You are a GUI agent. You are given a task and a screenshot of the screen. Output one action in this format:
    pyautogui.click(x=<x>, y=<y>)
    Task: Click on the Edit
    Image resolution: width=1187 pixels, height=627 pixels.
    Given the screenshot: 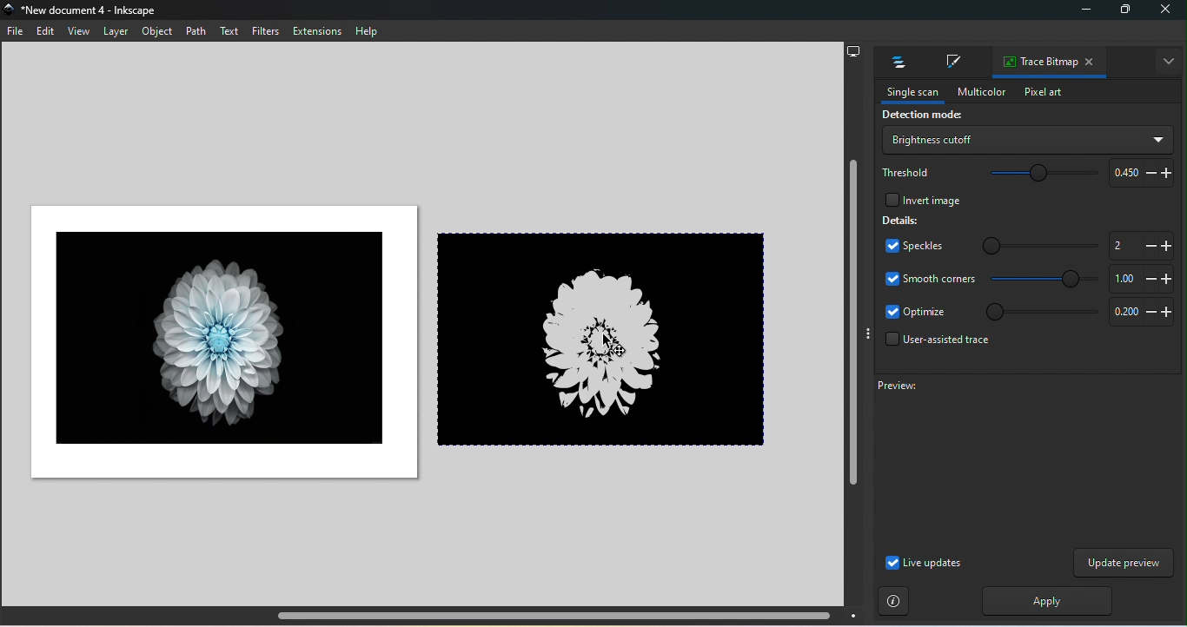 What is the action you would take?
    pyautogui.click(x=44, y=32)
    